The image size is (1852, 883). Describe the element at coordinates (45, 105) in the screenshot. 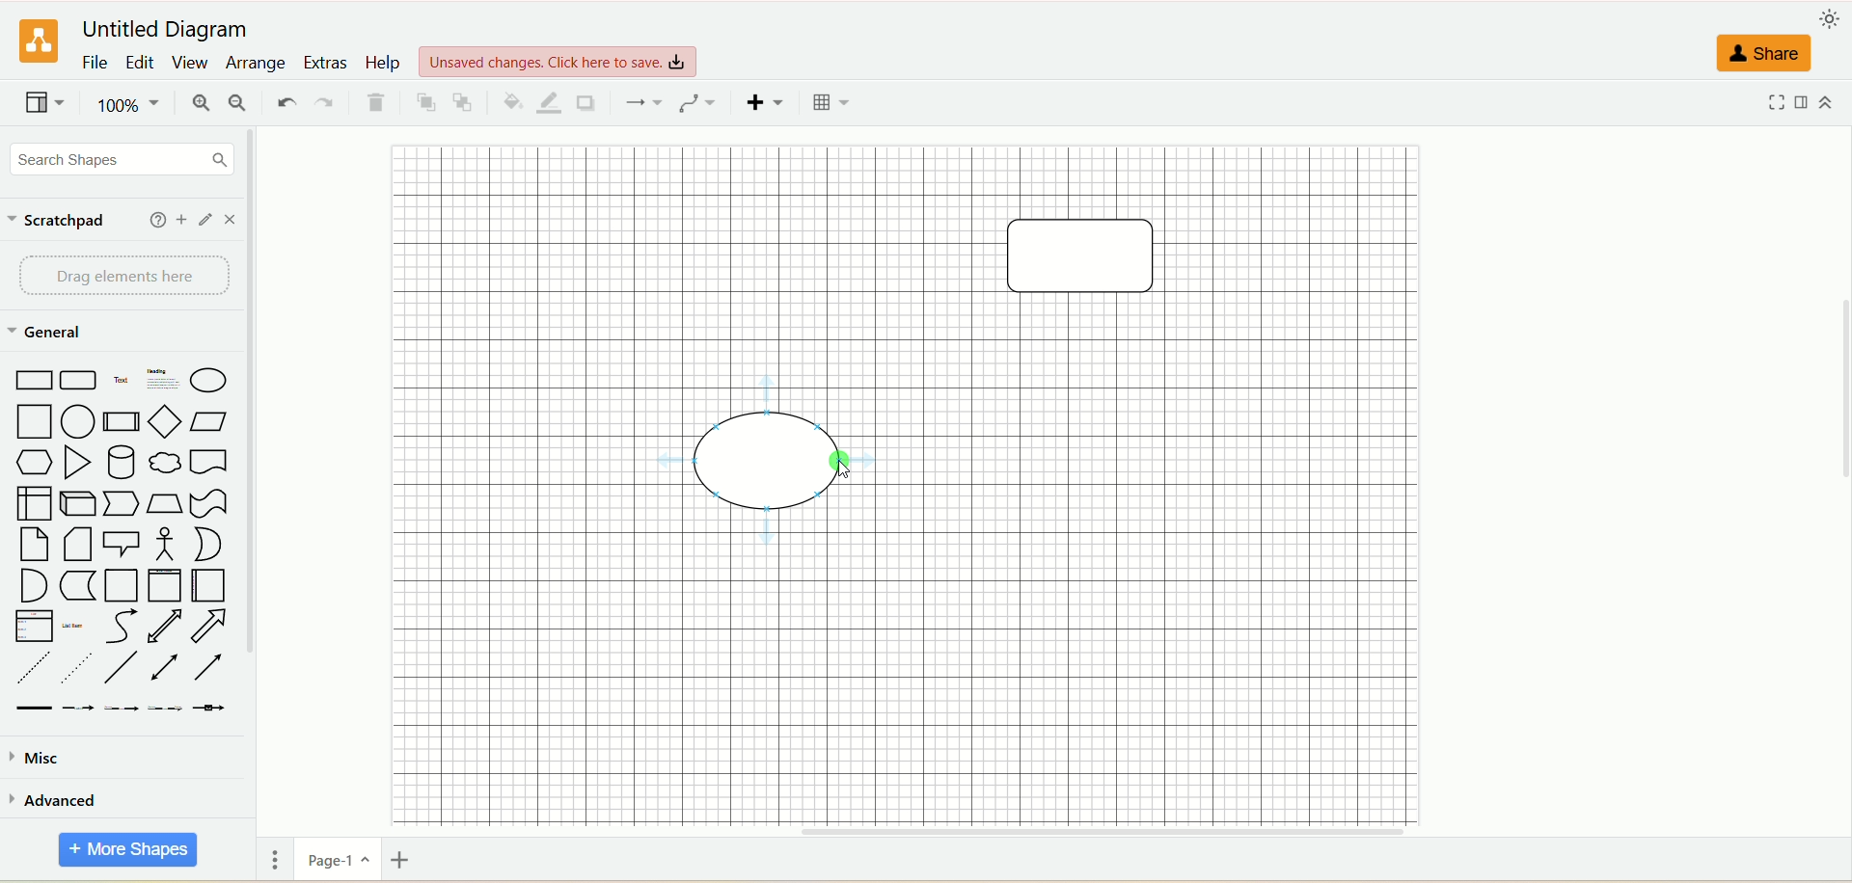

I see `view` at that location.